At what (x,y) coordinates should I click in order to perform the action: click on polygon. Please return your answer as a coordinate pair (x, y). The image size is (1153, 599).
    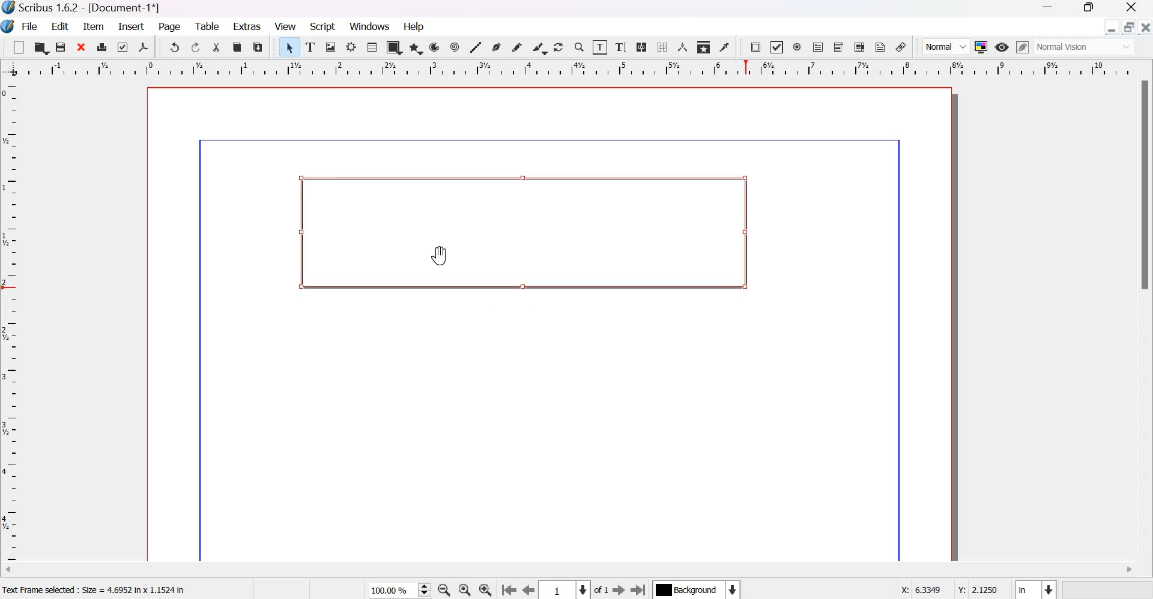
    Looking at the image, I should click on (417, 48).